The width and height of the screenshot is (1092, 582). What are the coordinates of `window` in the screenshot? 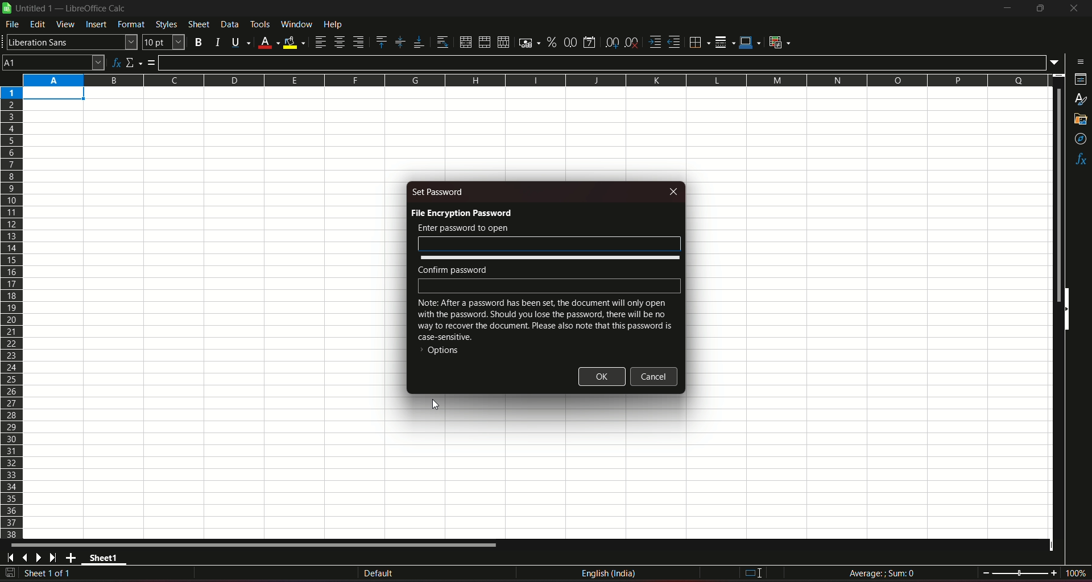 It's located at (296, 24).